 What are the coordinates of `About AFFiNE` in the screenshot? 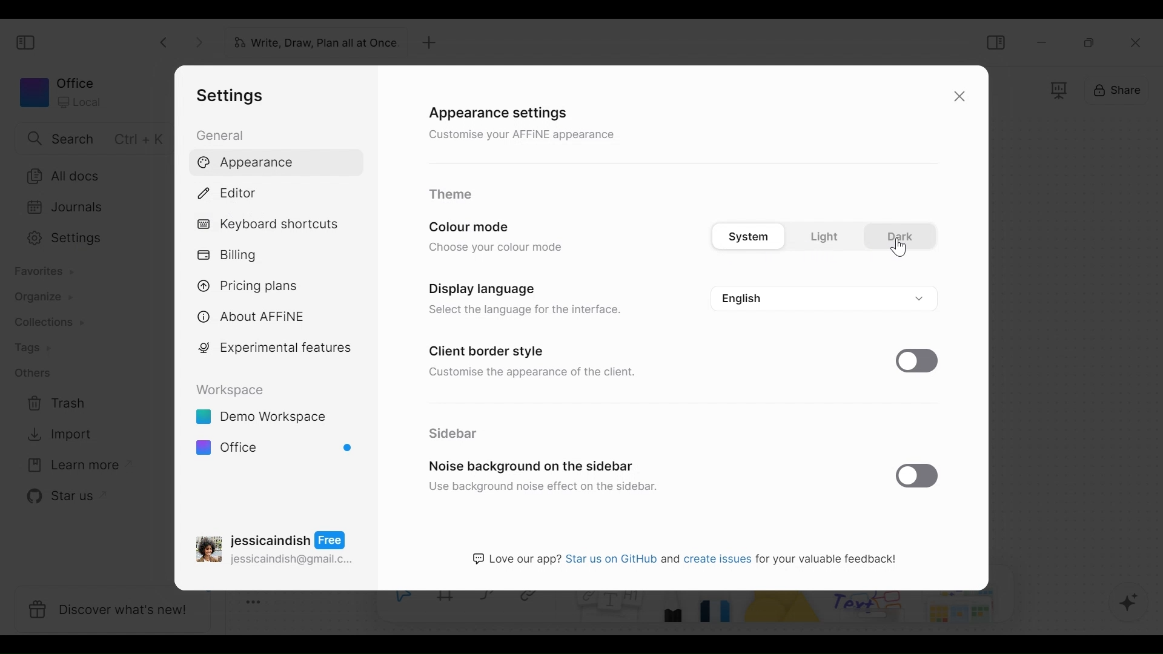 It's located at (249, 317).